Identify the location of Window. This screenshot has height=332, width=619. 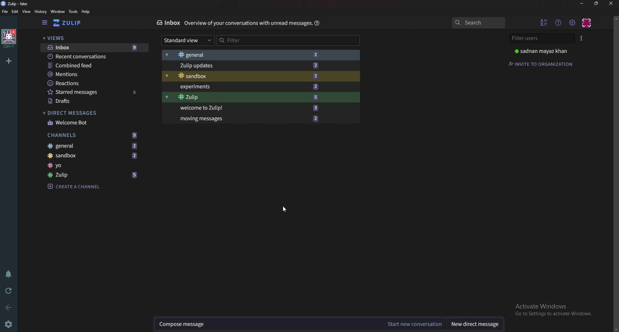
(58, 12).